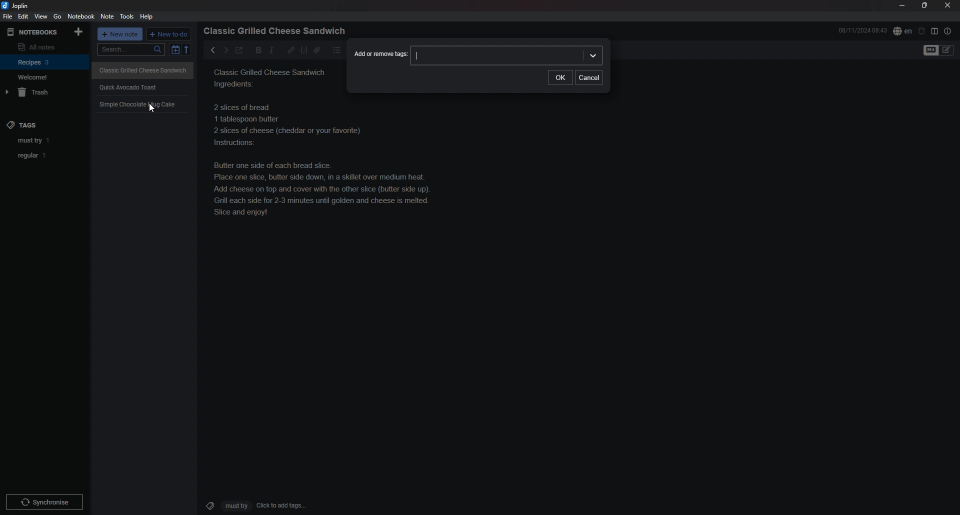 The width and height of the screenshot is (960, 515). I want to click on Simple Chocolate mug Cake, so click(138, 105).